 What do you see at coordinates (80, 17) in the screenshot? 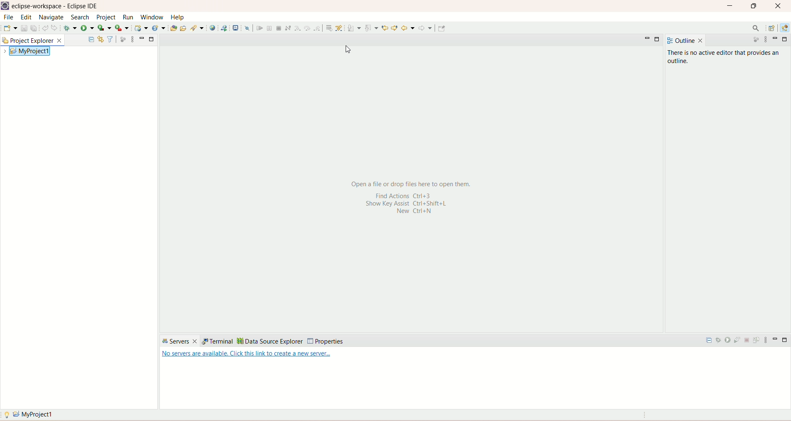
I see `search` at bounding box center [80, 17].